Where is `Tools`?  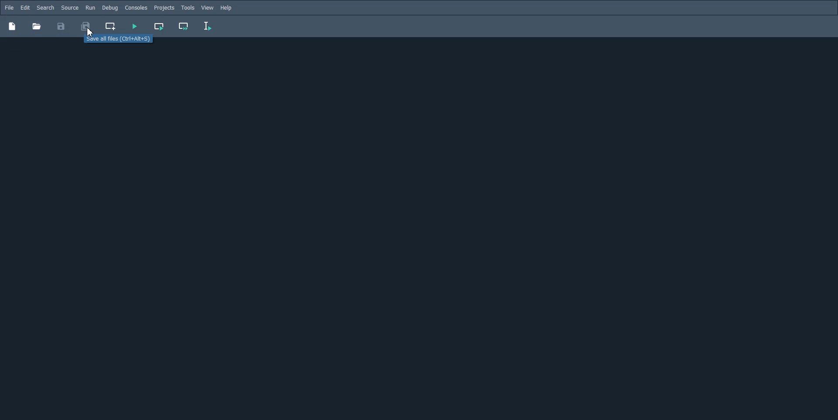 Tools is located at coordinates (188, 8).